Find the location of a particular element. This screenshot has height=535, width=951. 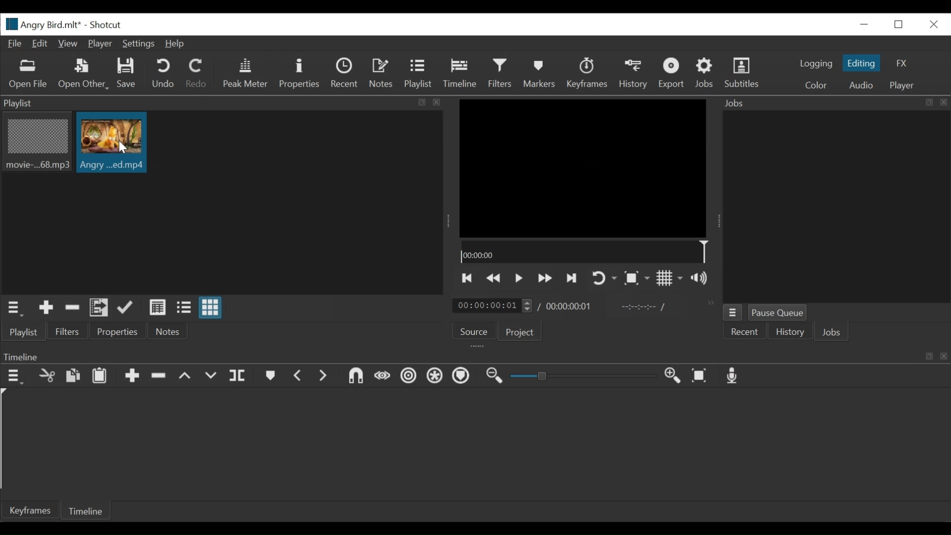

Notes is located at coordinates (165, 331).